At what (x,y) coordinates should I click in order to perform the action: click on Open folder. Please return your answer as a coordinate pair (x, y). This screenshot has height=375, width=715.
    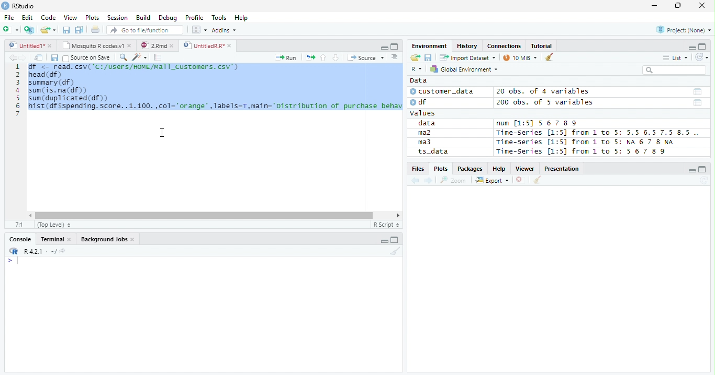
    Looking at the image, I should click on (414, 58).